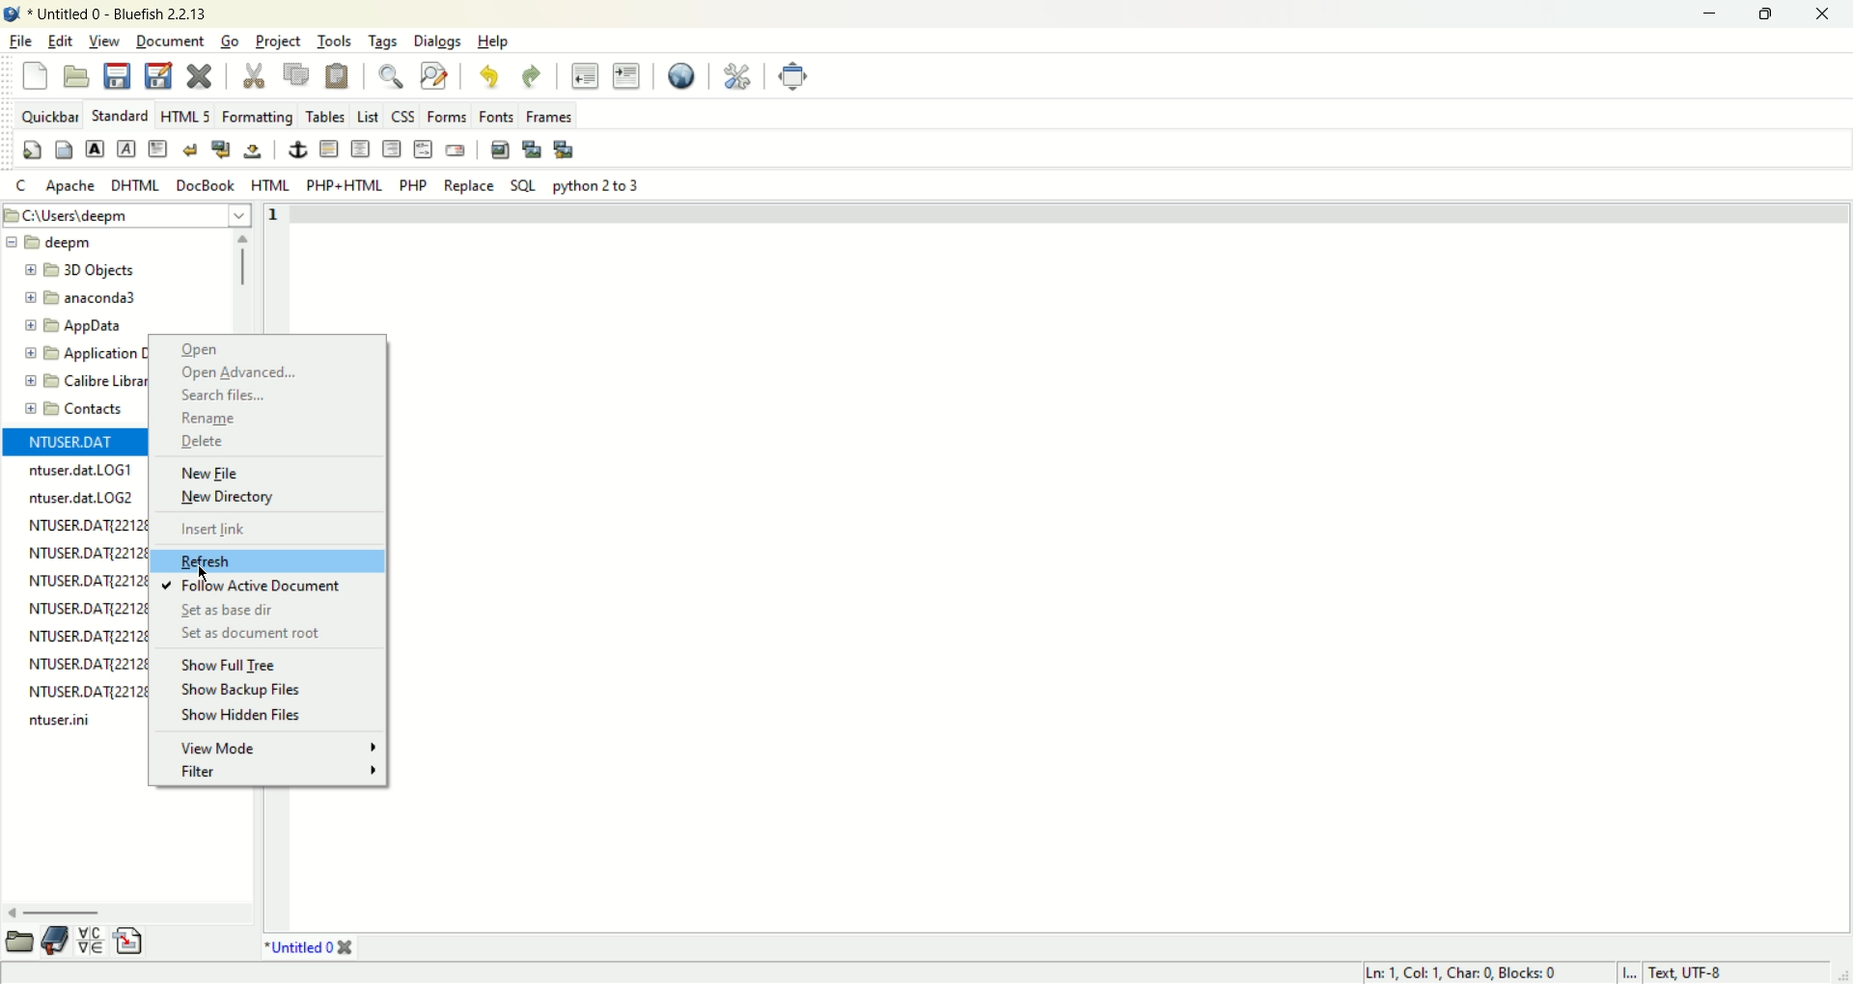  Describe the element at coordinates (94, 148) in the screenshot. I see `strong` at that location.